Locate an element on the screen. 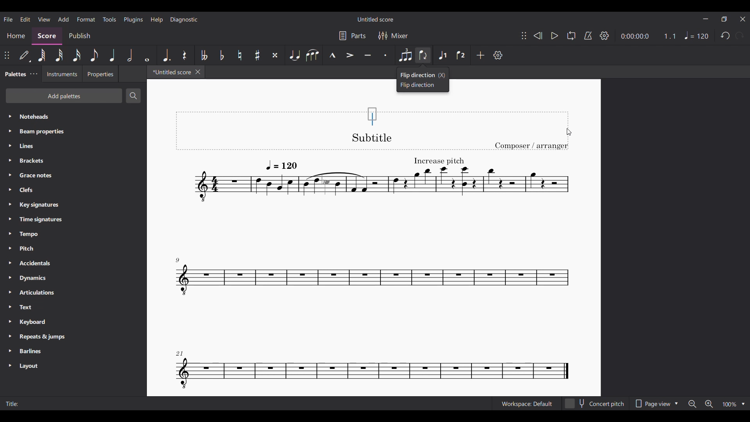  Tempo is located at coordinates (697, 35).